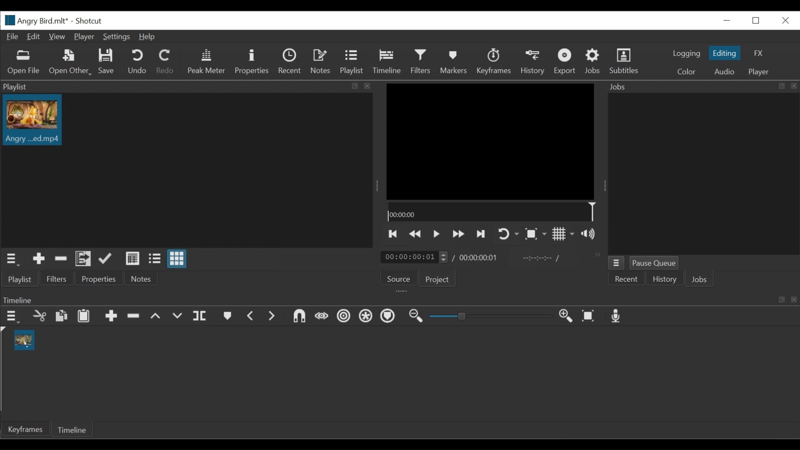 This screenshot has width=800, height=450. Describe the element at coordinates (626, 279) in the screenshot. I see `Recent` at that location.